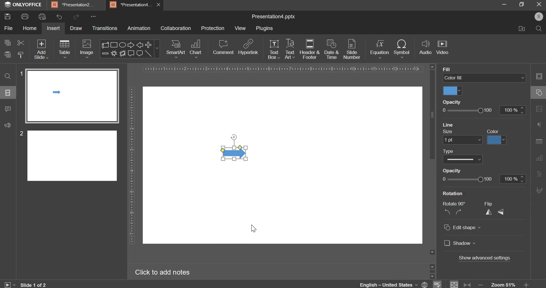 This screenshot has width=546, height=288. What do you see at coordinates (451, 91) in the screenshot?
I see `color fill` at bounding box center [451, 91].